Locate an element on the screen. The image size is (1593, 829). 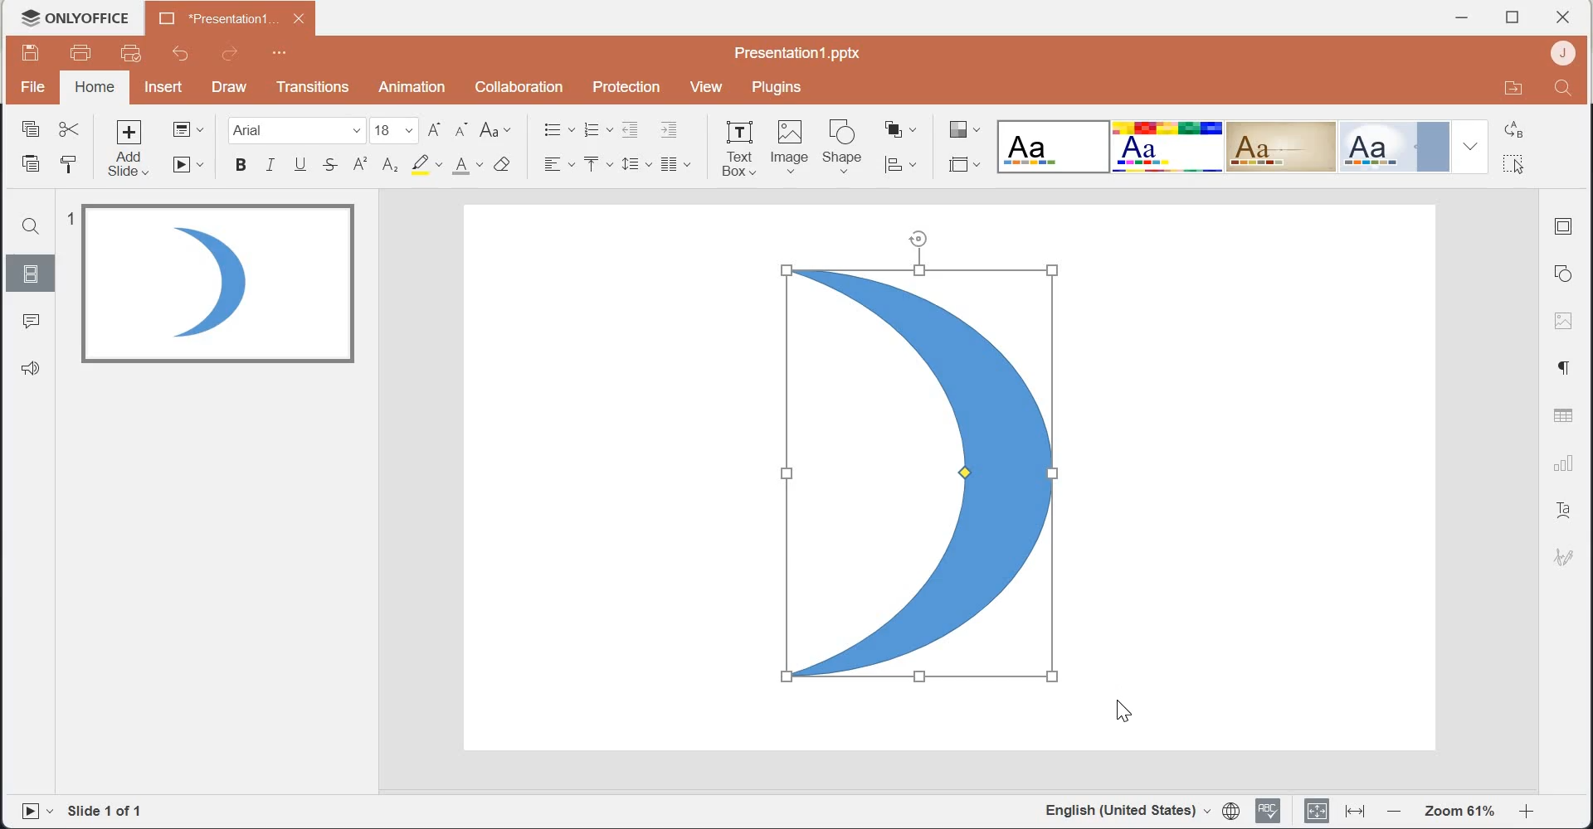
Quick print is located at coordinates (127, 55).